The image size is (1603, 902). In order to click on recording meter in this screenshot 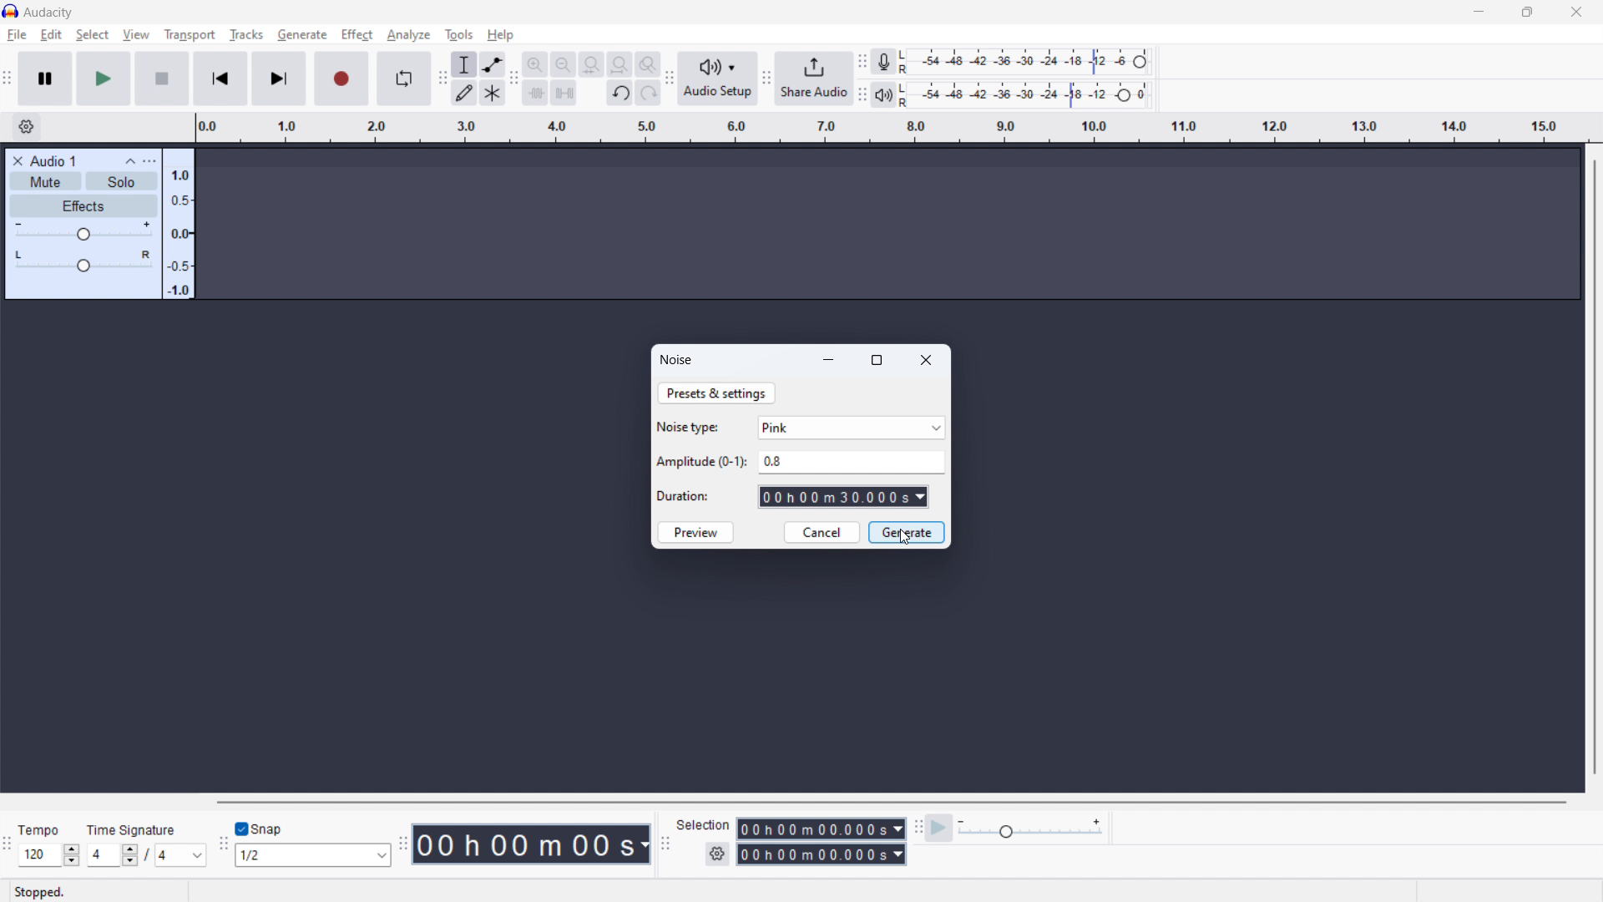, I will do `click(1024, 62)`.